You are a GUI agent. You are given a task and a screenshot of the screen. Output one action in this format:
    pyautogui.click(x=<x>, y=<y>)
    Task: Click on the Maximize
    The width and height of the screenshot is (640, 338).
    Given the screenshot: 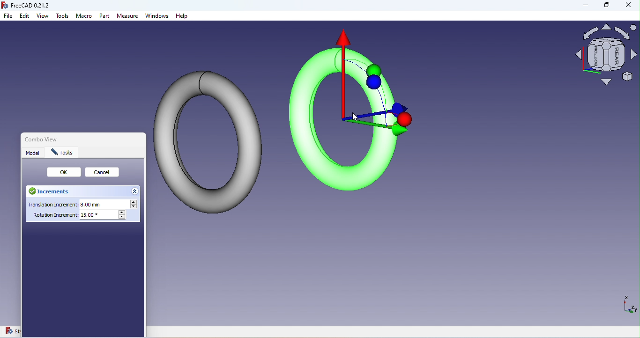 What is the action you would take?
    pyautogui.click(x=606, y=7)
    